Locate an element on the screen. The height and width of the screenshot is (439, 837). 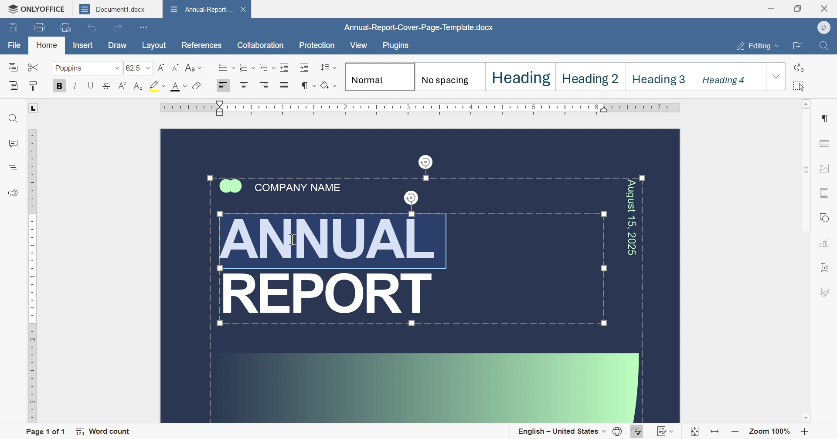
underline is located at coordinates (92, 86).